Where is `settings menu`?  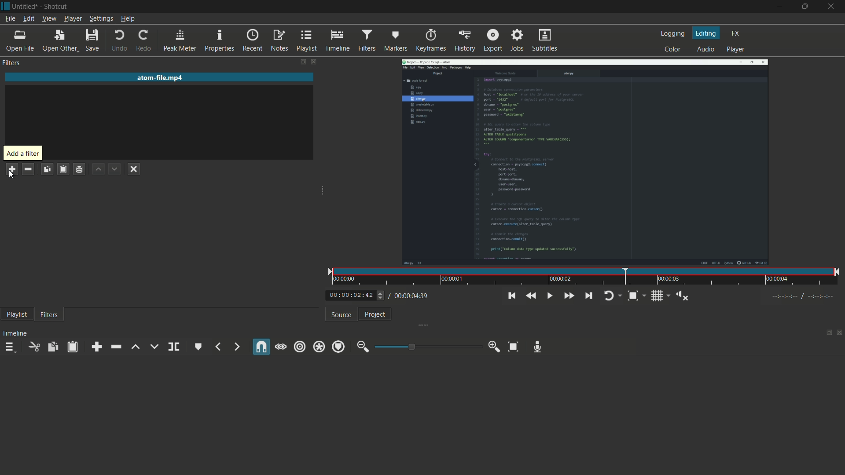 settings menu is located at coordinates (101, 19).